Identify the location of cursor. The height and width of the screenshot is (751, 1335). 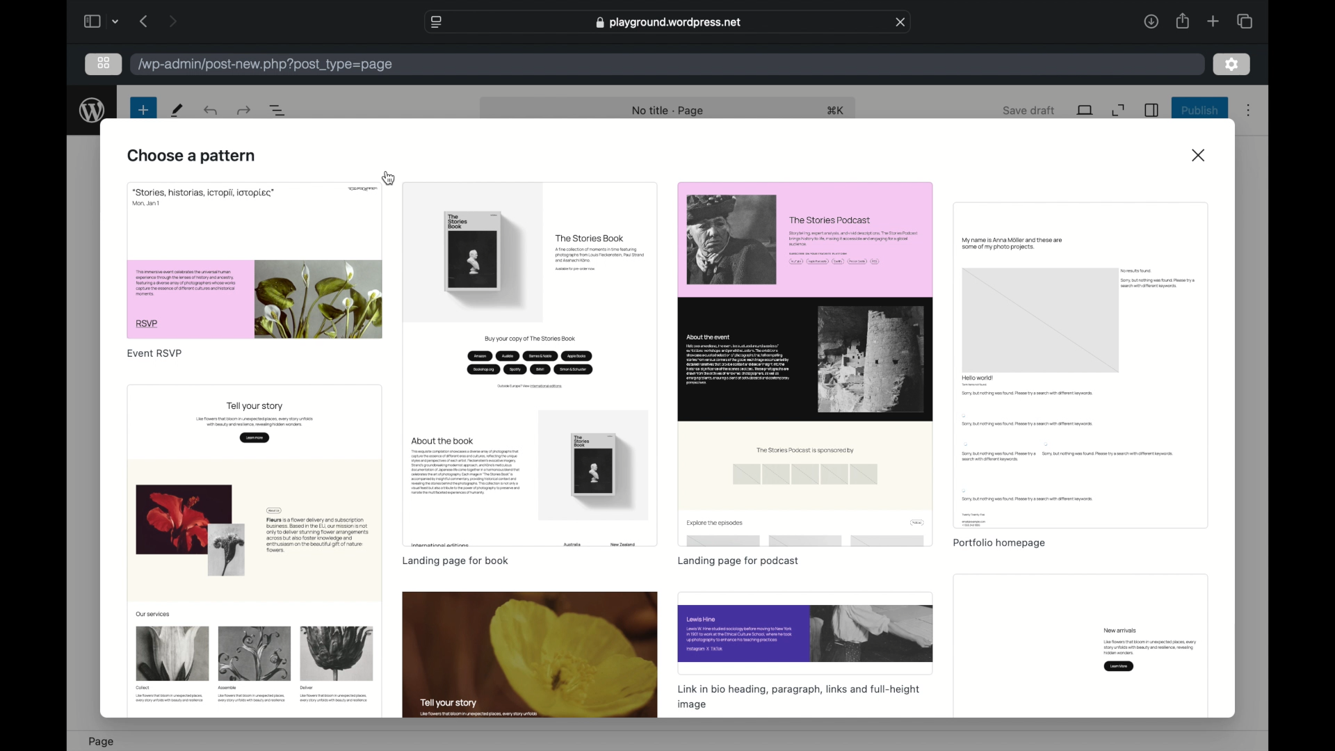
(389, 178).